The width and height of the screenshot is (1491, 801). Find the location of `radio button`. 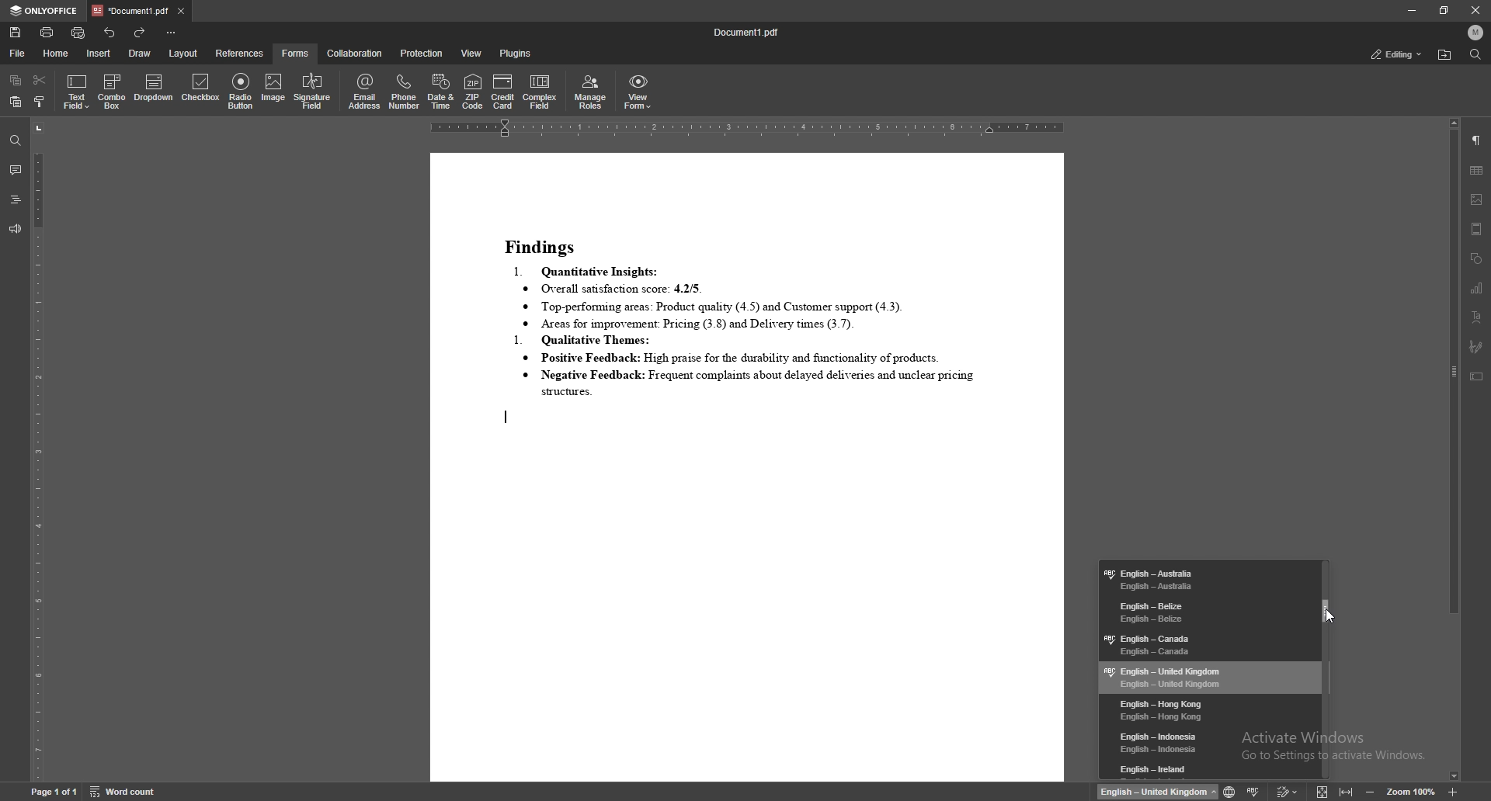

radio button is located at coordinates (242, 92).